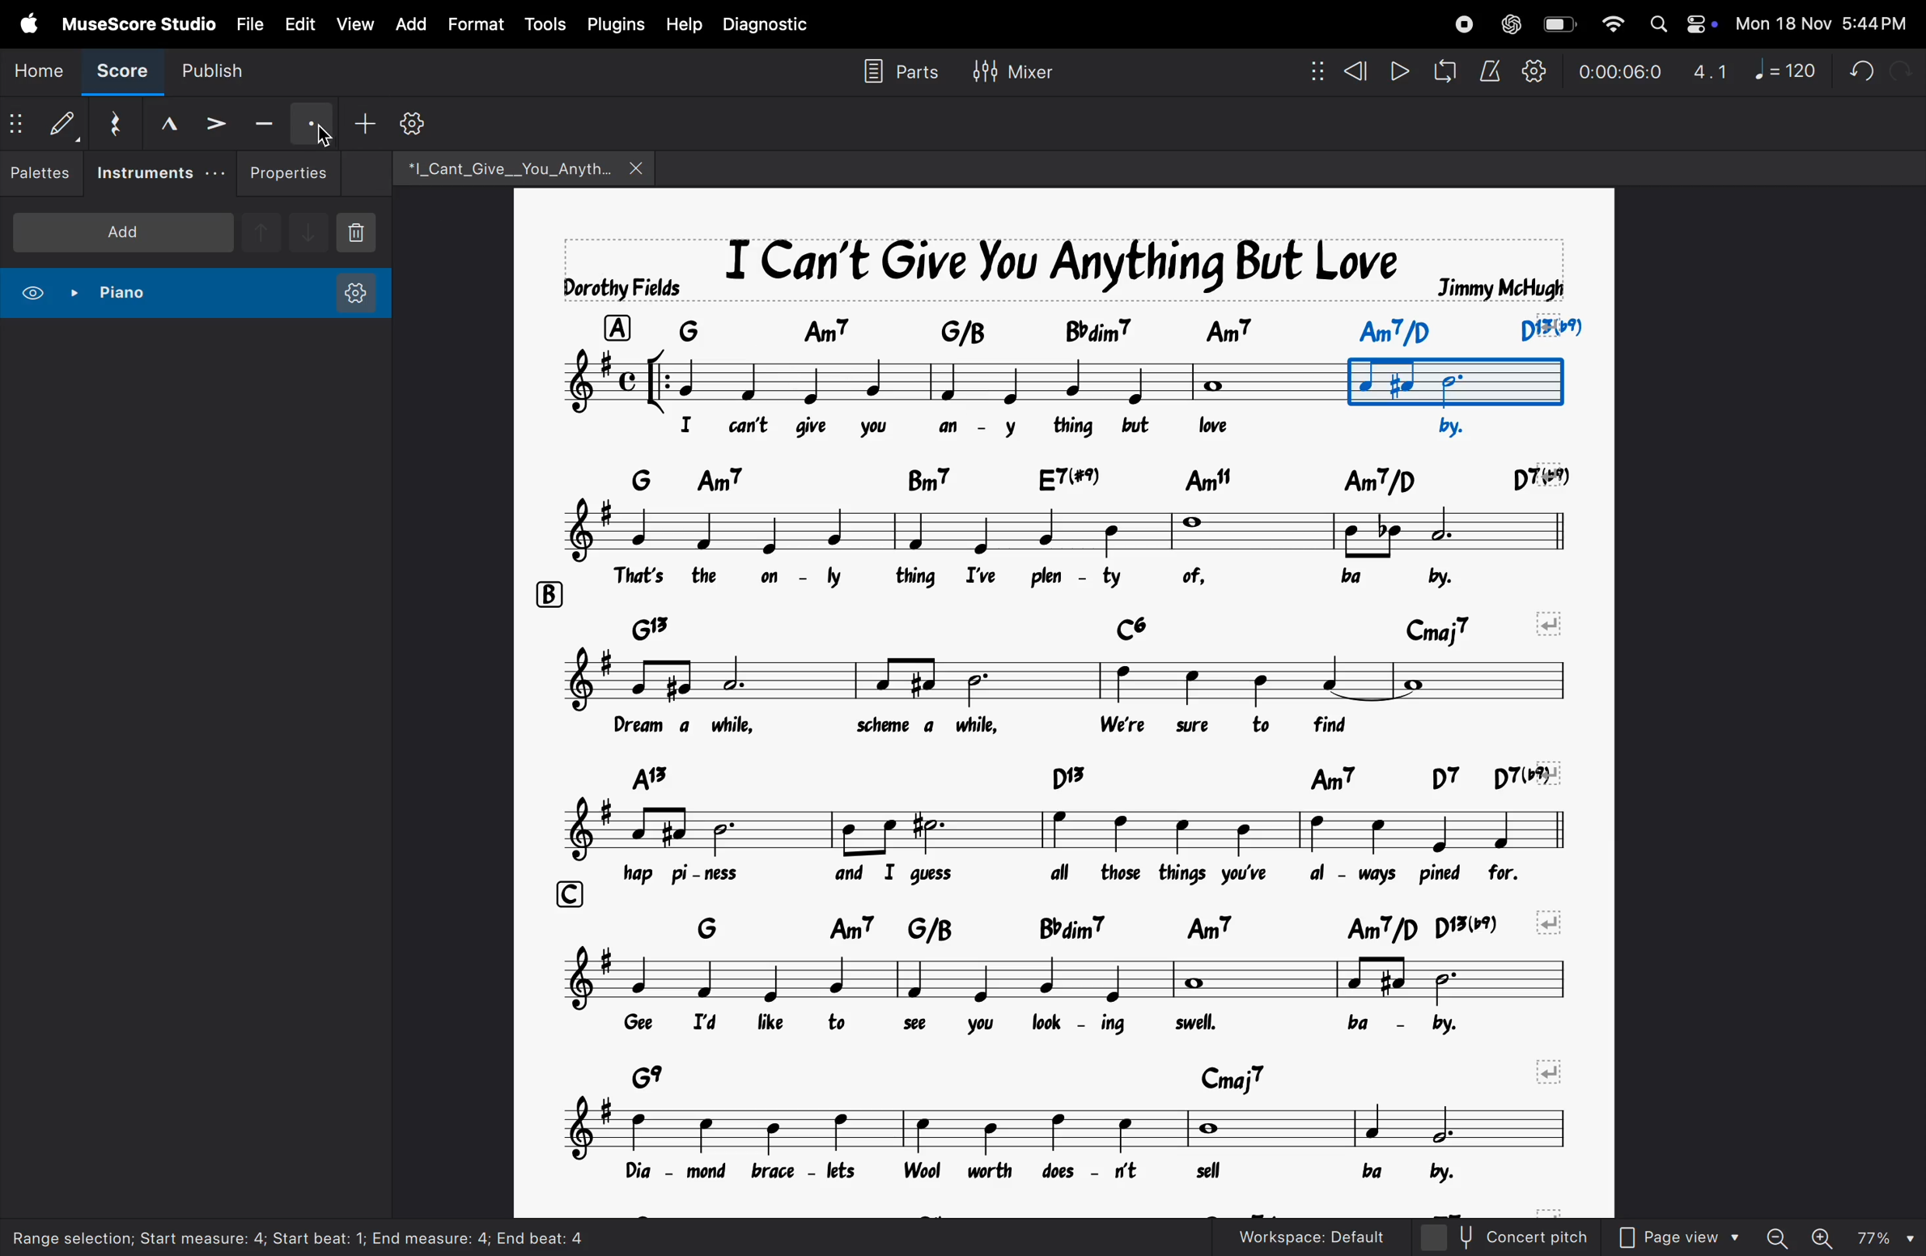  Describe the element at coordinates (306, 233) in the screenshot. I see `downnote` at that location.